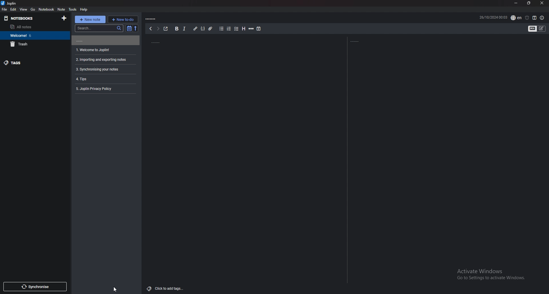  What do you see at coordinates (150, 29) in the screenshot?
I see `back` at bounding box center [150, 29].